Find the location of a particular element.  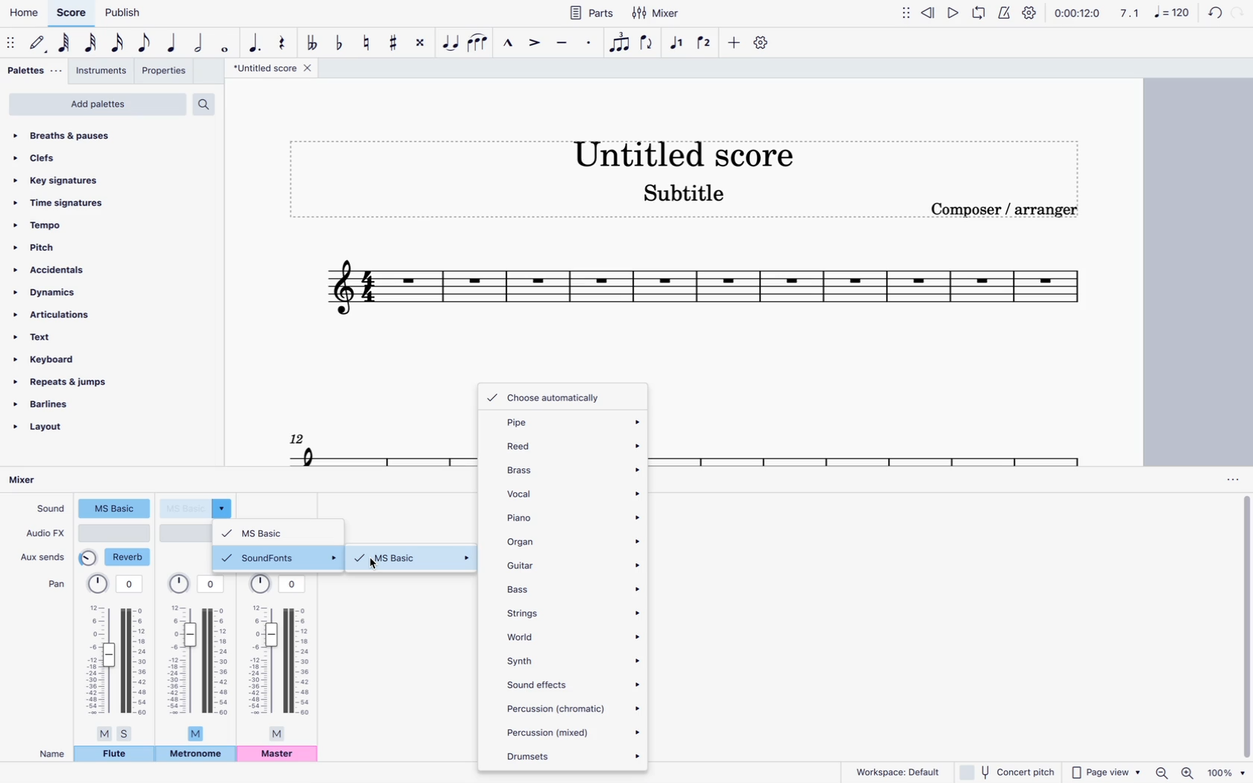

time is located at coordinates (1077, 14).